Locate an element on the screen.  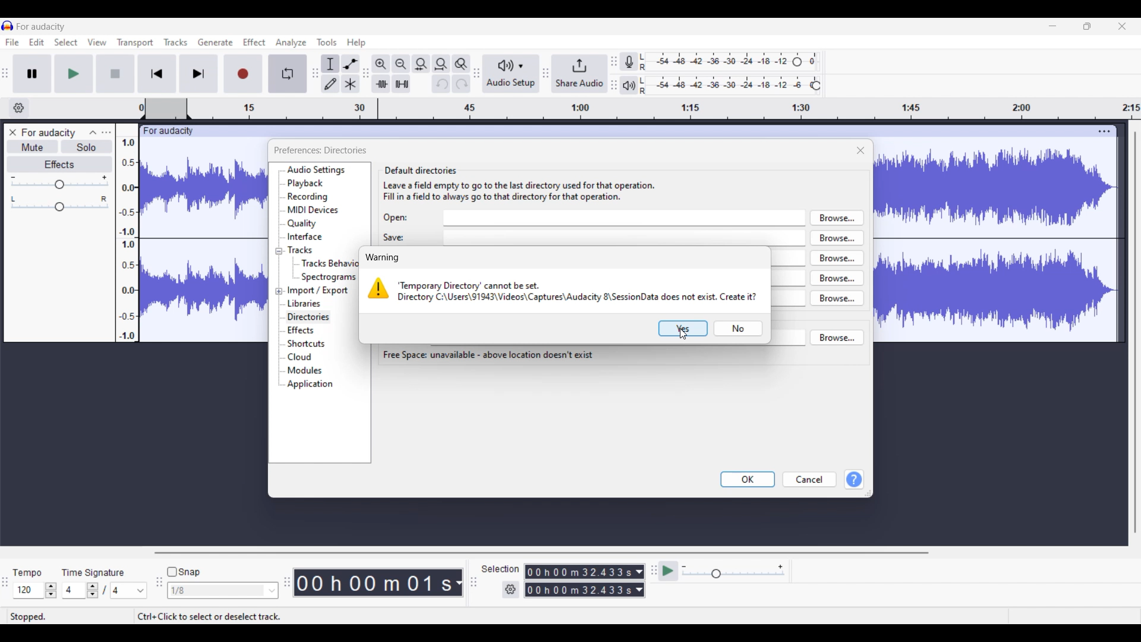
Application is located at coordinates (310, 385).